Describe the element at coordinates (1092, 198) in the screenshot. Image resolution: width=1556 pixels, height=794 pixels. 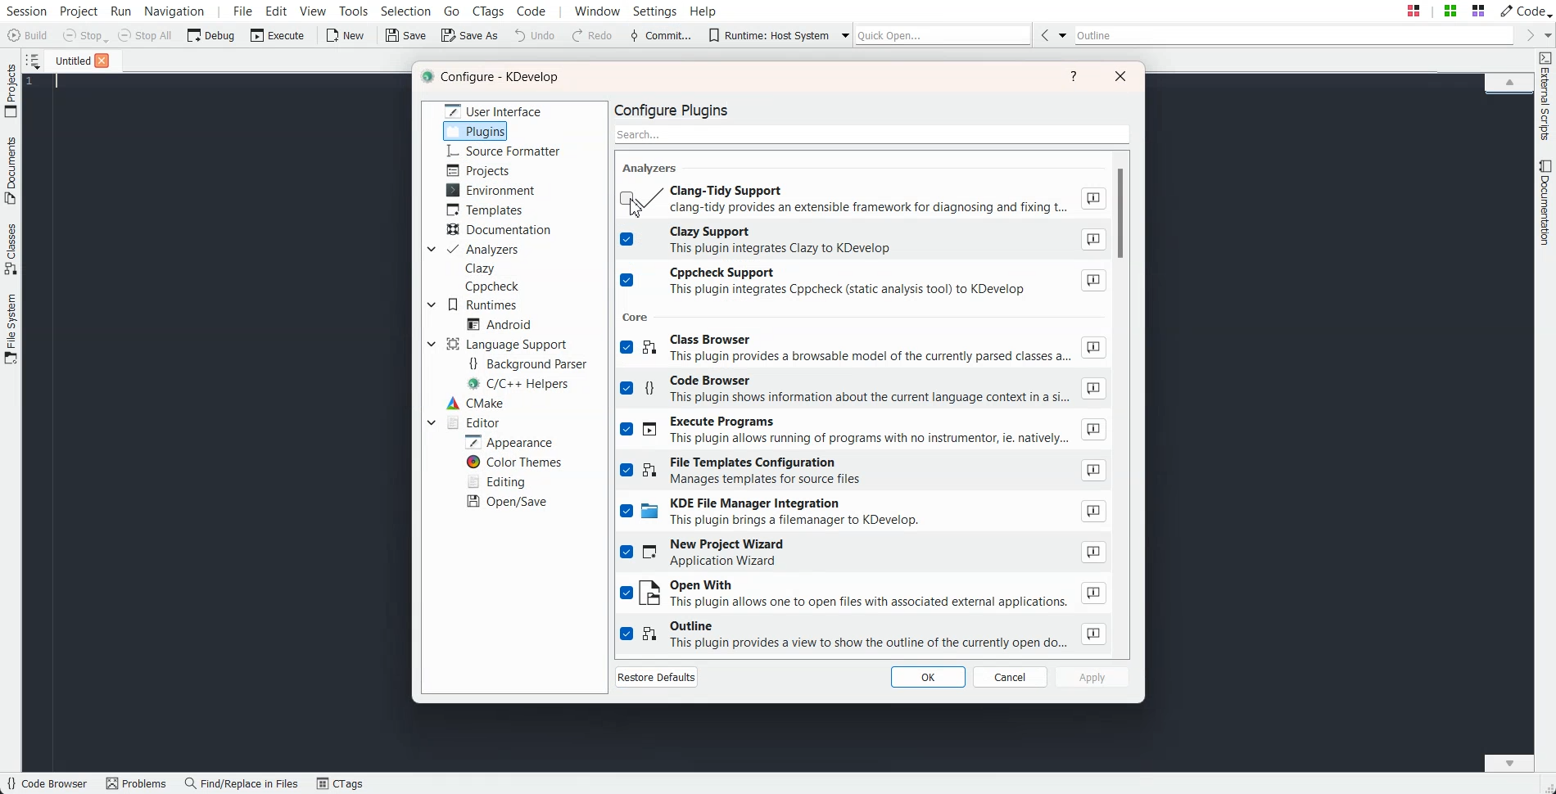
I see `About` at that location.